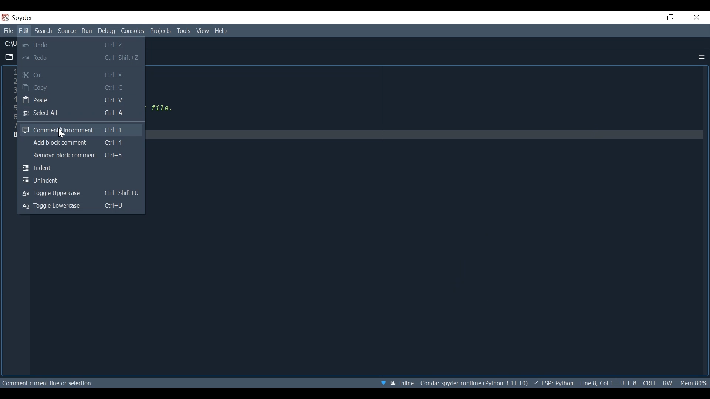 This screenshot has width=710, height=399. I want to click on Spyder Desktop Icon, so click(6, 17).